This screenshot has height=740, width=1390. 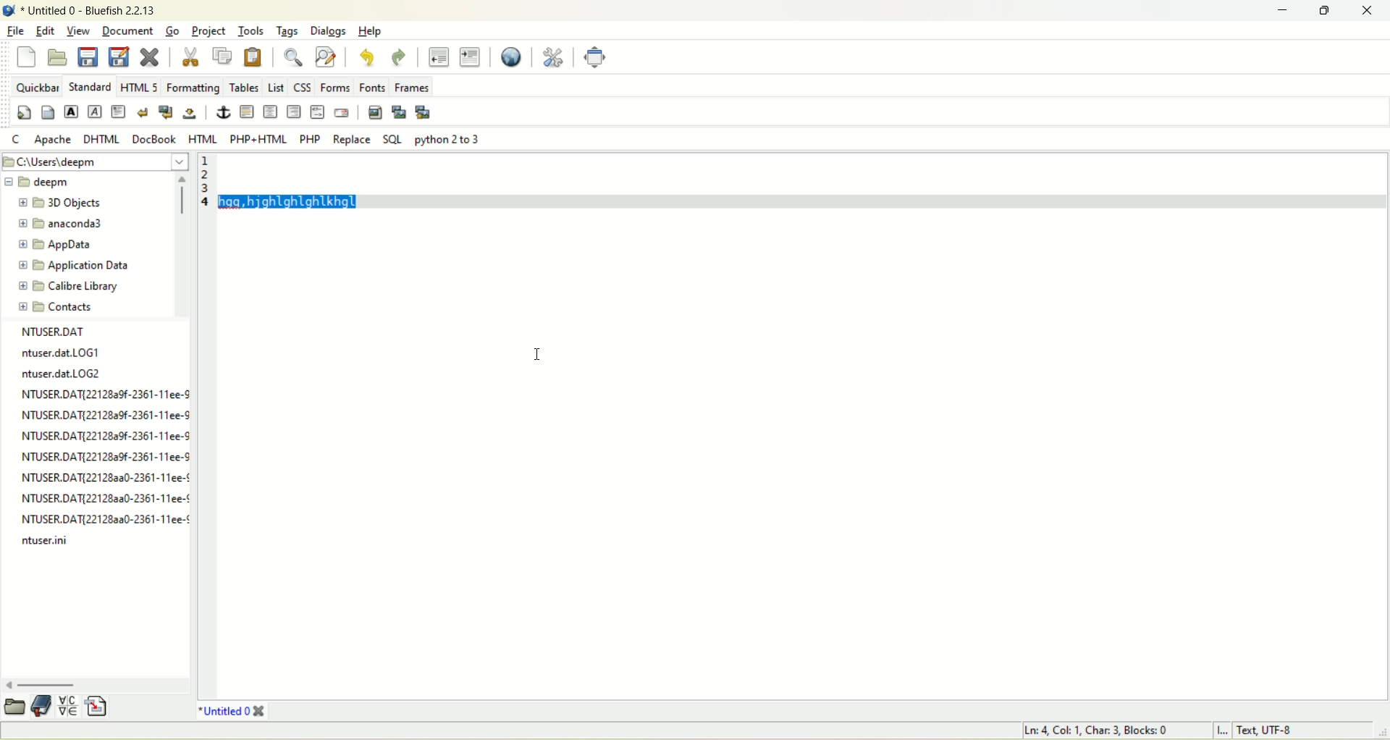 What do you see at coordinates (471, 57) in the screenshot?
I see `indent` at bounding box center [471, 57].